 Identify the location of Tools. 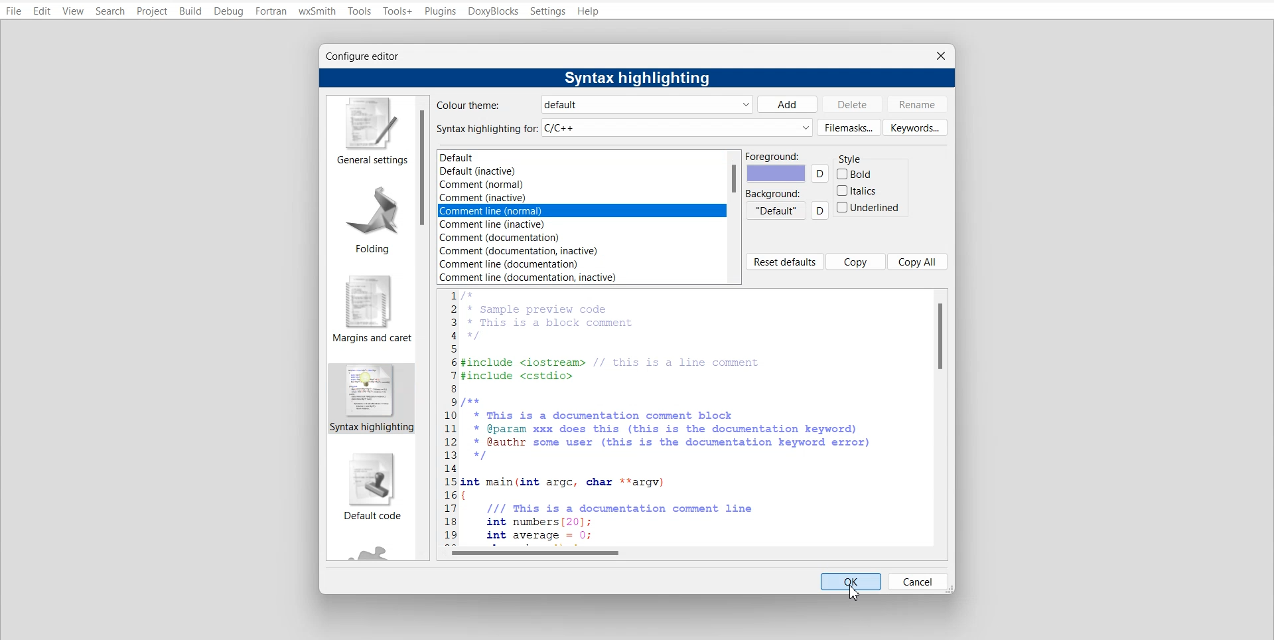
(360, 11).